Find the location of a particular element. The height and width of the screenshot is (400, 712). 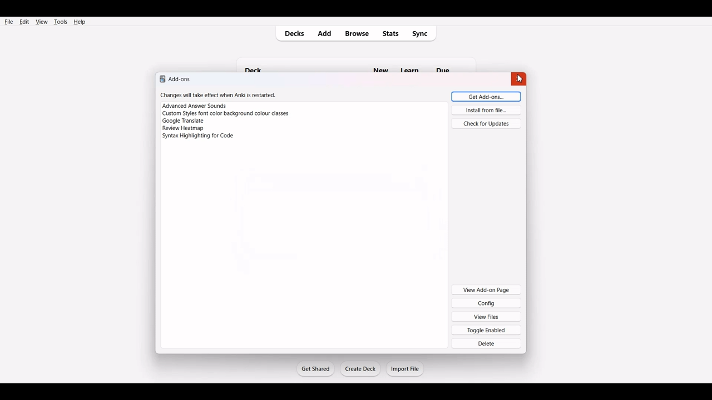

Help is located at coordinates (79, 22).